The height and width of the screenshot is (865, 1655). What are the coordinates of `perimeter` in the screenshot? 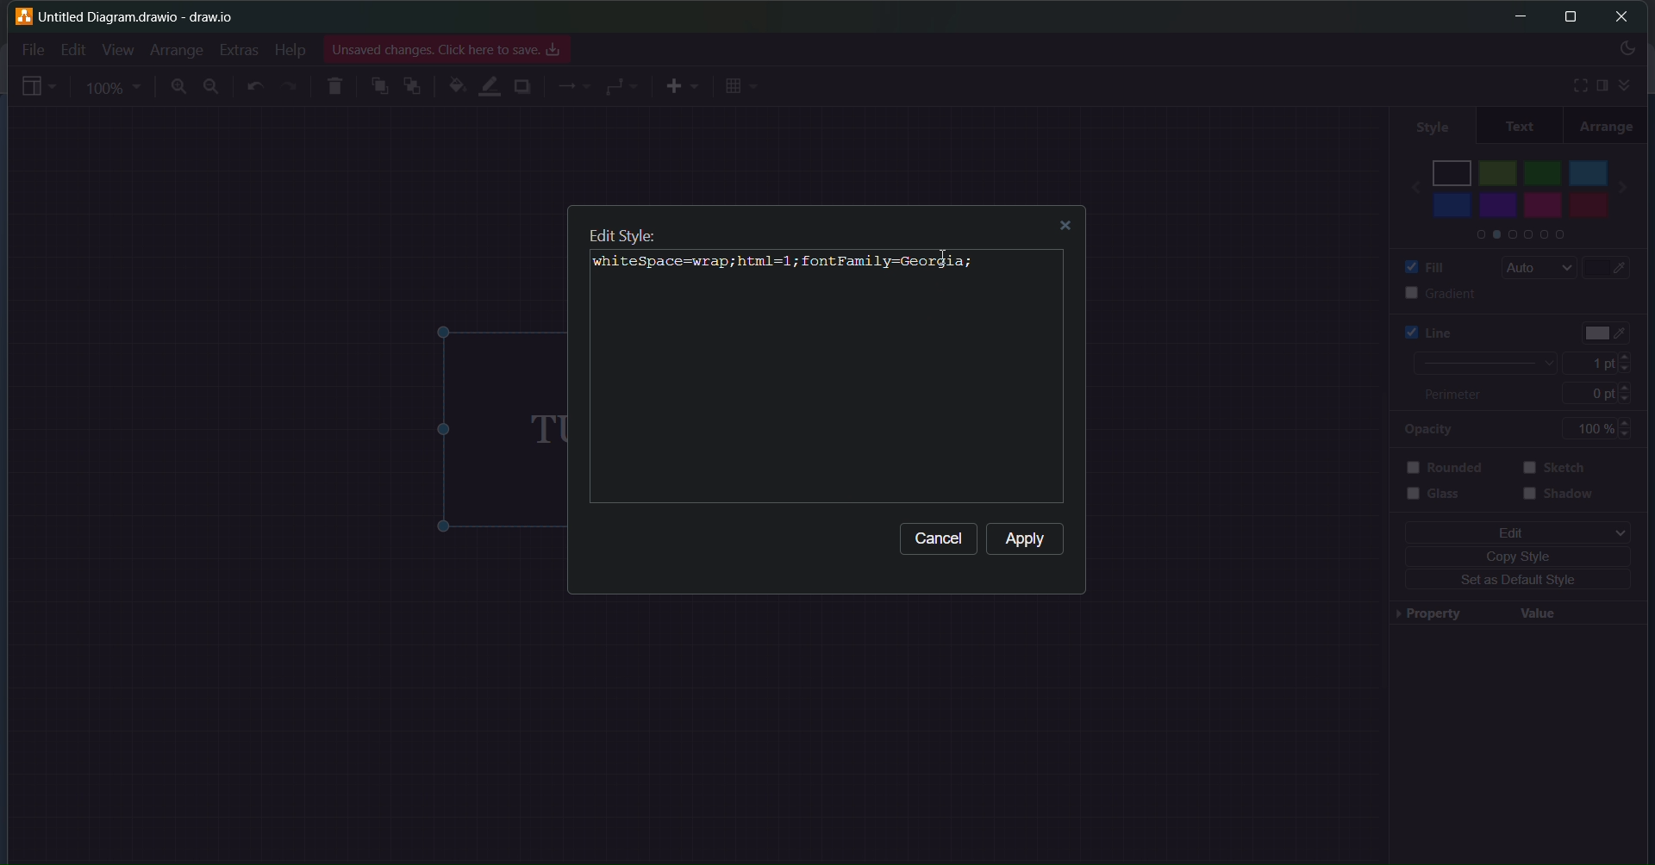 It's located at (1462, 395).